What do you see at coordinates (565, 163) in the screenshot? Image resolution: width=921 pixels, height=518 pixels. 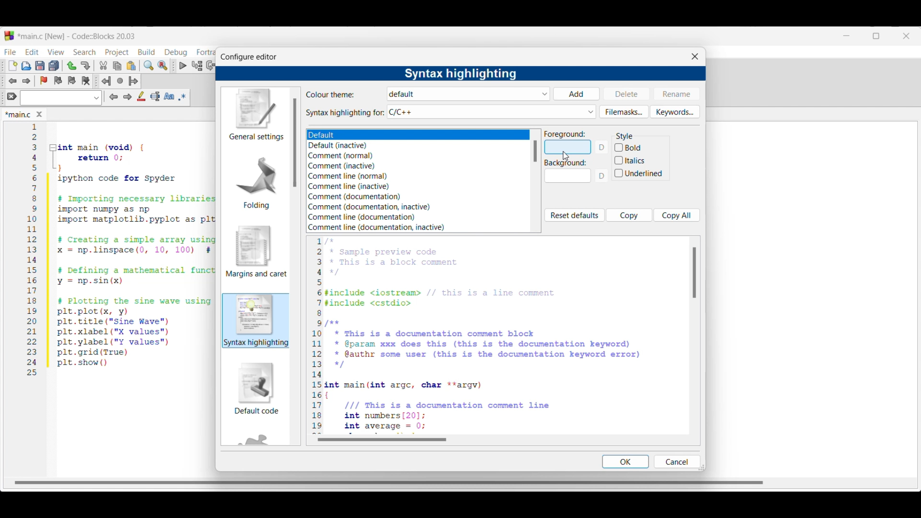 I see `Indicates background color options` at bounding box center [565, 163].